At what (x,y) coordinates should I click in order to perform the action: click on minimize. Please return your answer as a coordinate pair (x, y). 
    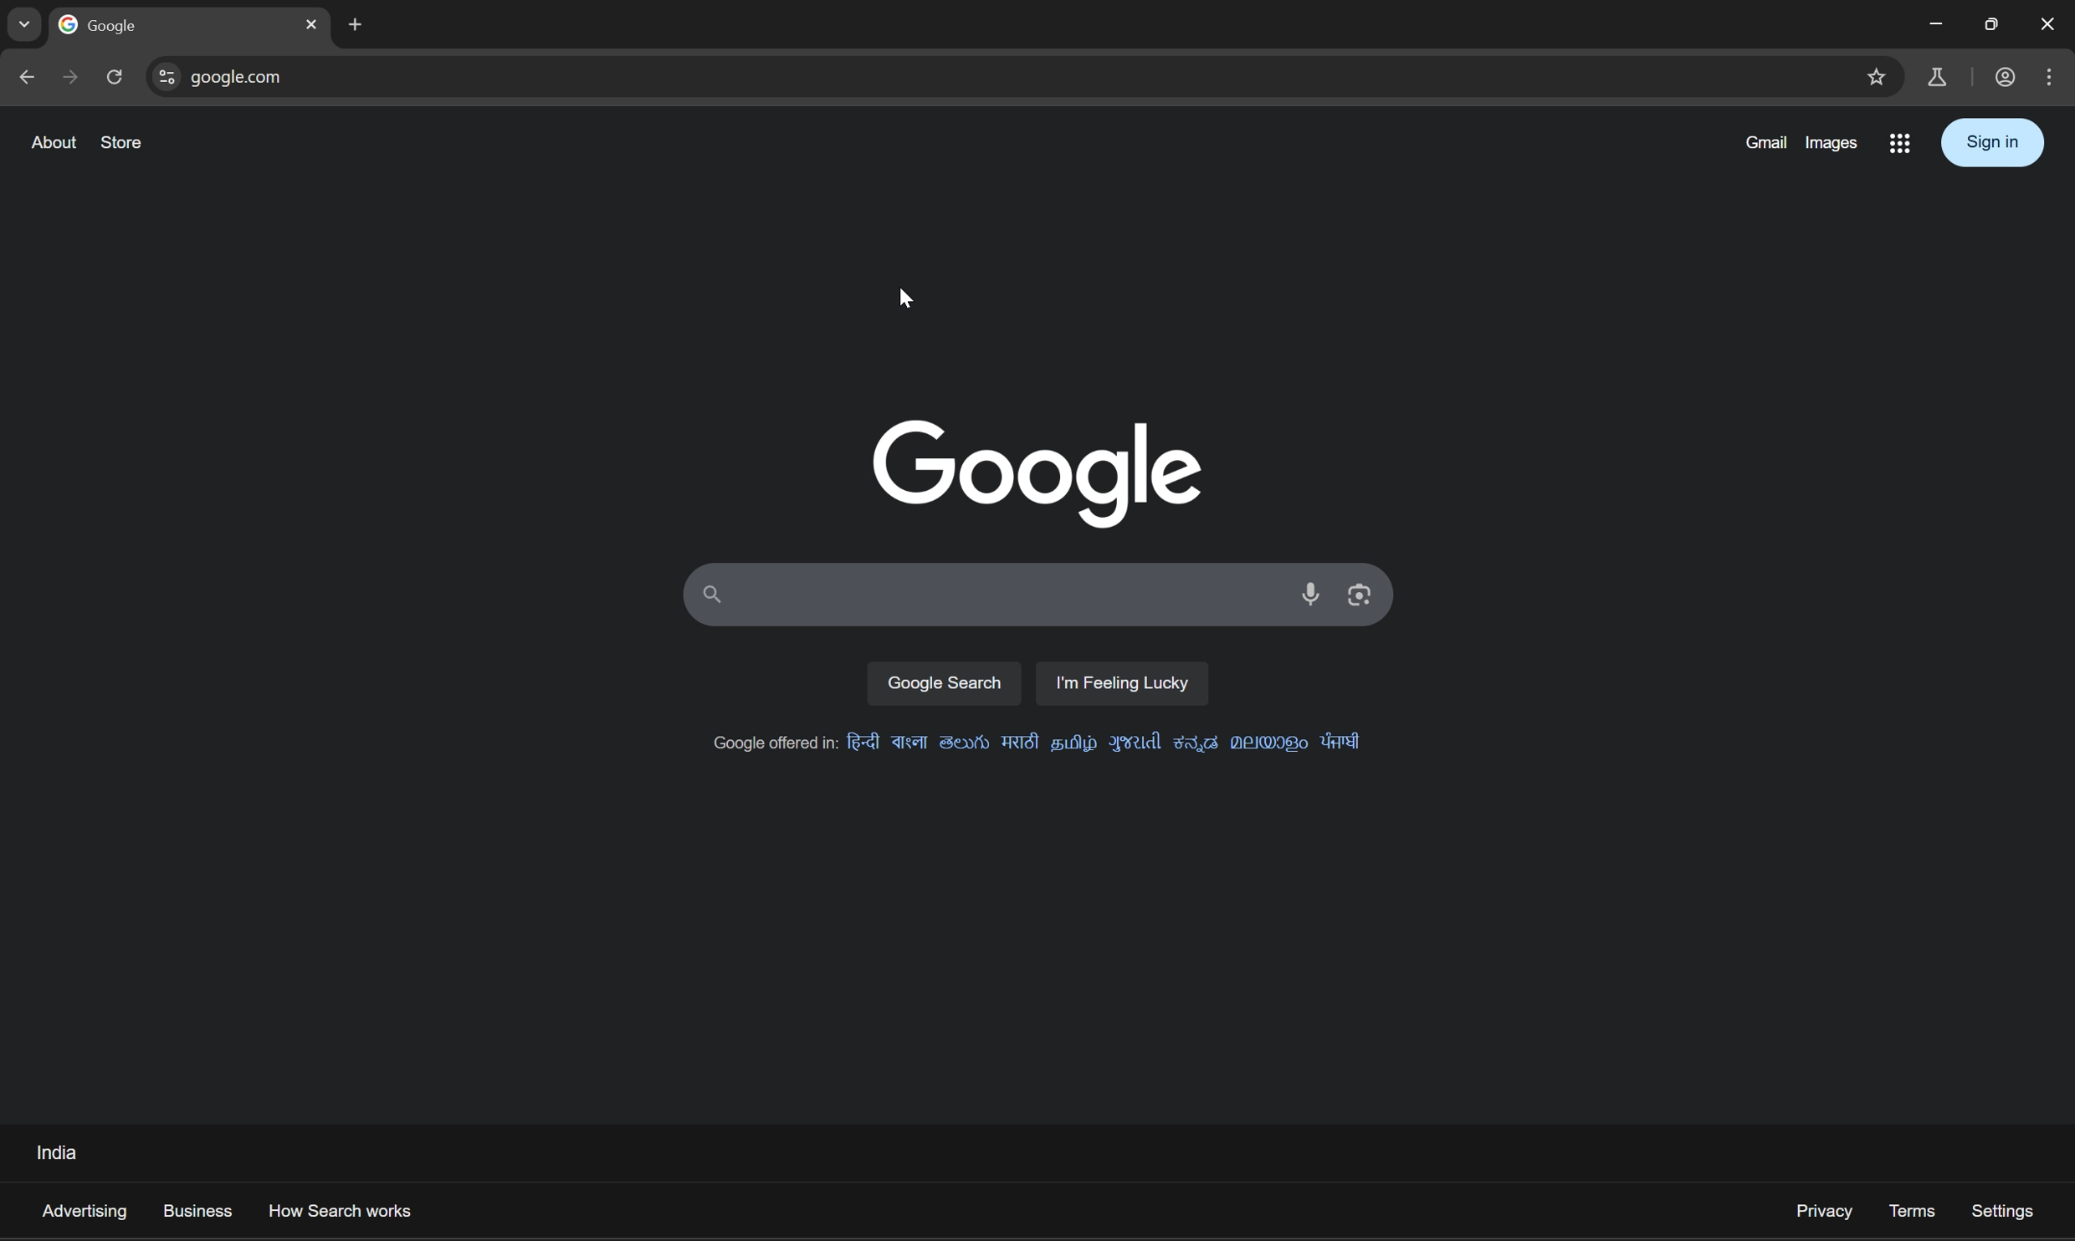
    Looking at the image, I should click on (1934, 24).